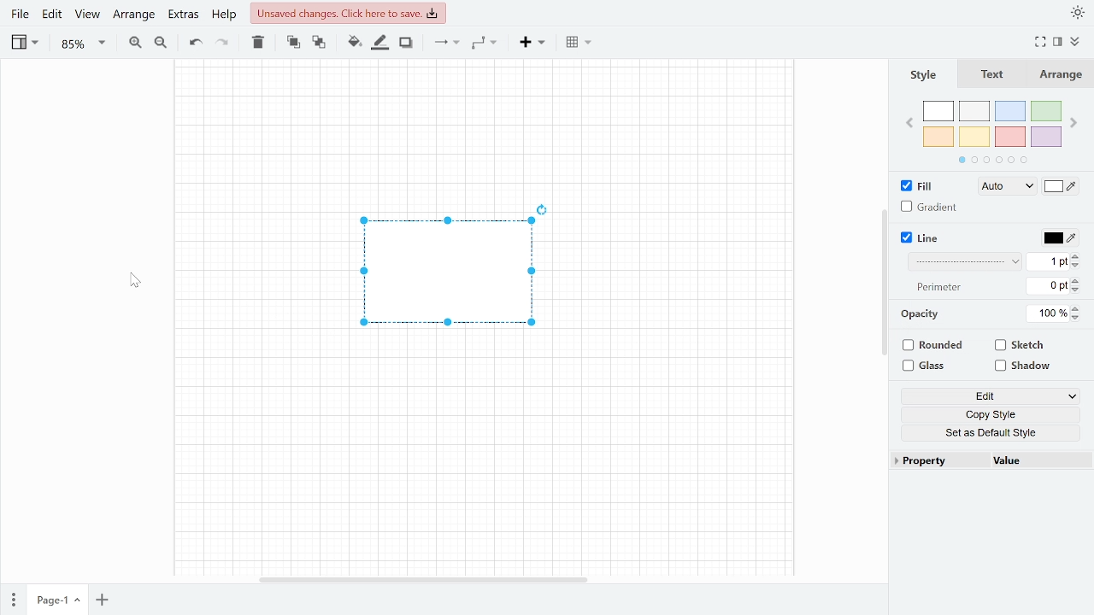  Describe the element at coordinates (933, 346) in the screenshot. I see `Rounded` at that location.